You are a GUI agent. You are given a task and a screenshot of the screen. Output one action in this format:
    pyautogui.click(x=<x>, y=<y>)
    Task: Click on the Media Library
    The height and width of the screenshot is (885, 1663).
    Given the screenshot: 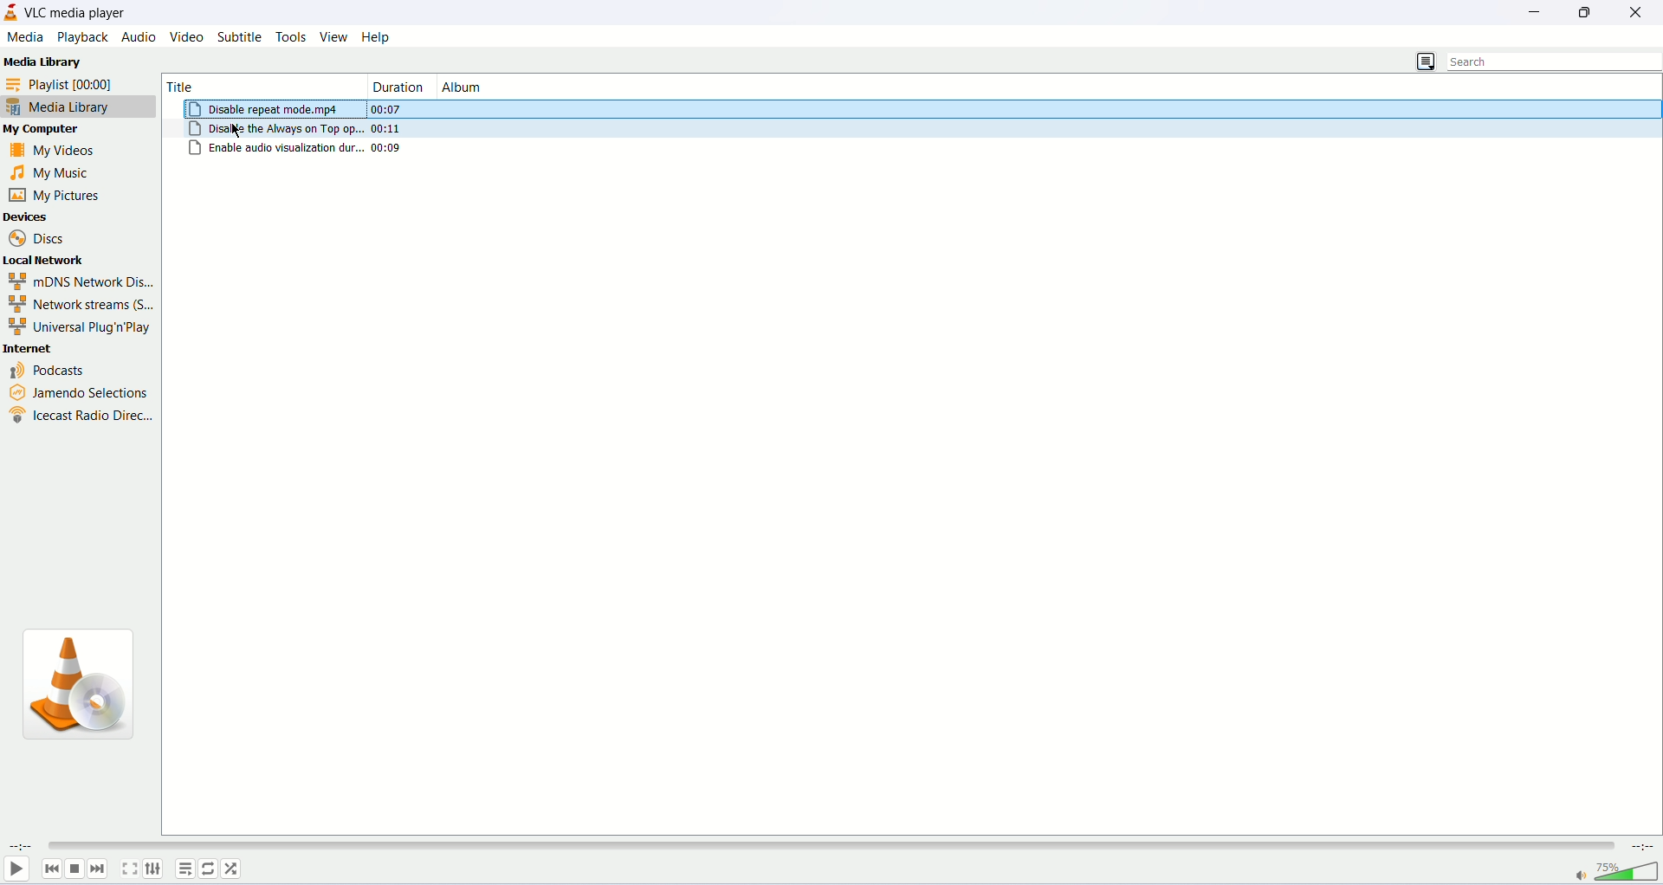 What is the action you would take?
    pyautogui.click(x=42, y=63)
    